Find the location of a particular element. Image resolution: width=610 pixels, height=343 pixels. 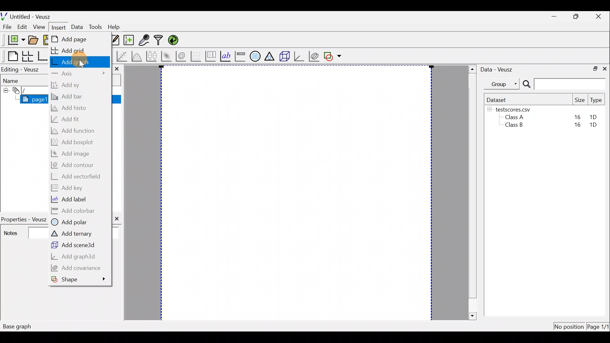

Editing - Veusz is located at coordinates (24, 69).